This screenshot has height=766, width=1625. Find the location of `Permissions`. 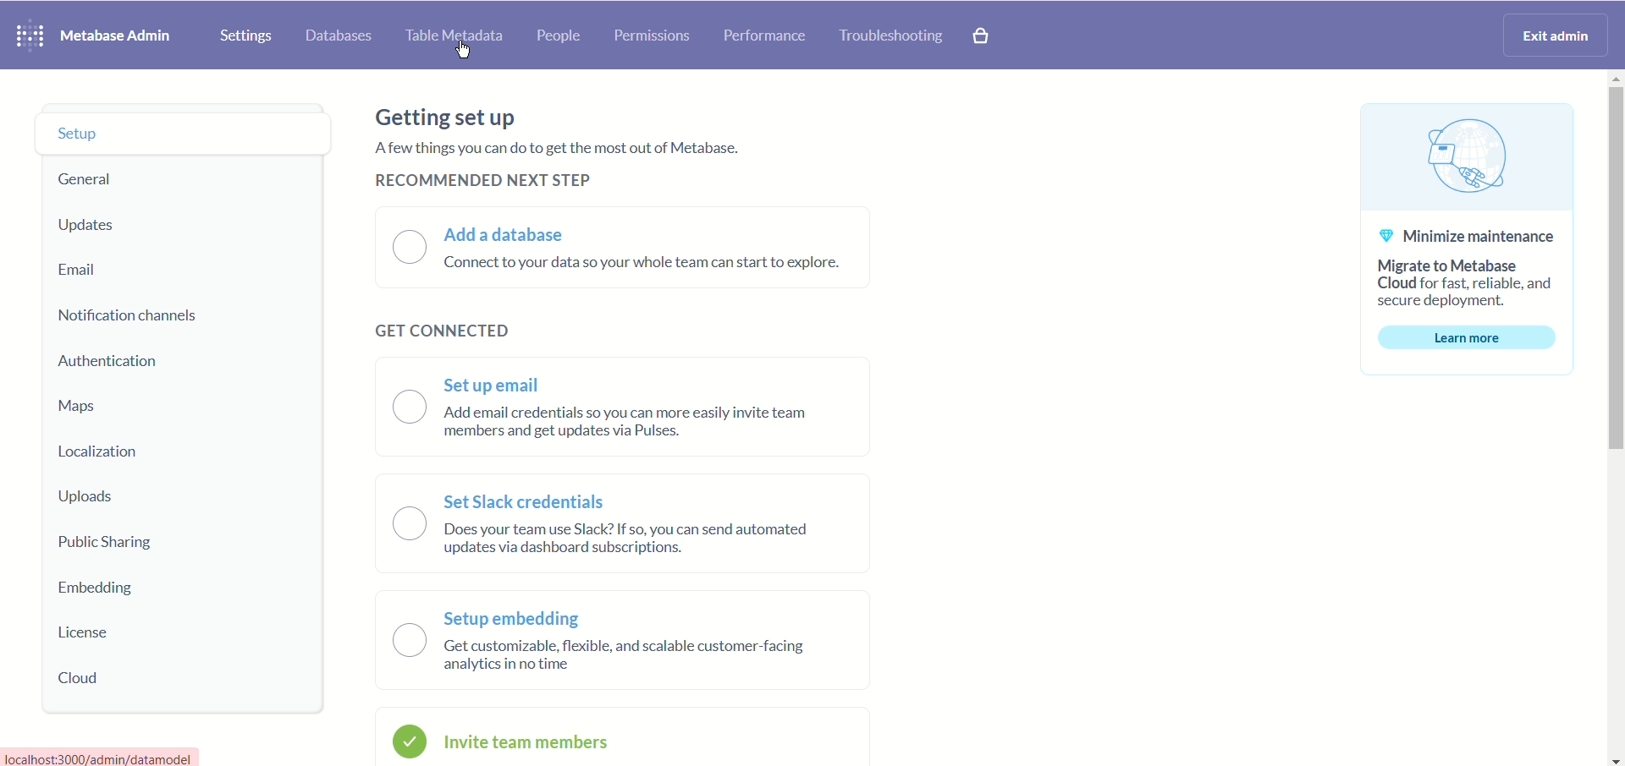

Permissions is located at coordinates (653, 38).